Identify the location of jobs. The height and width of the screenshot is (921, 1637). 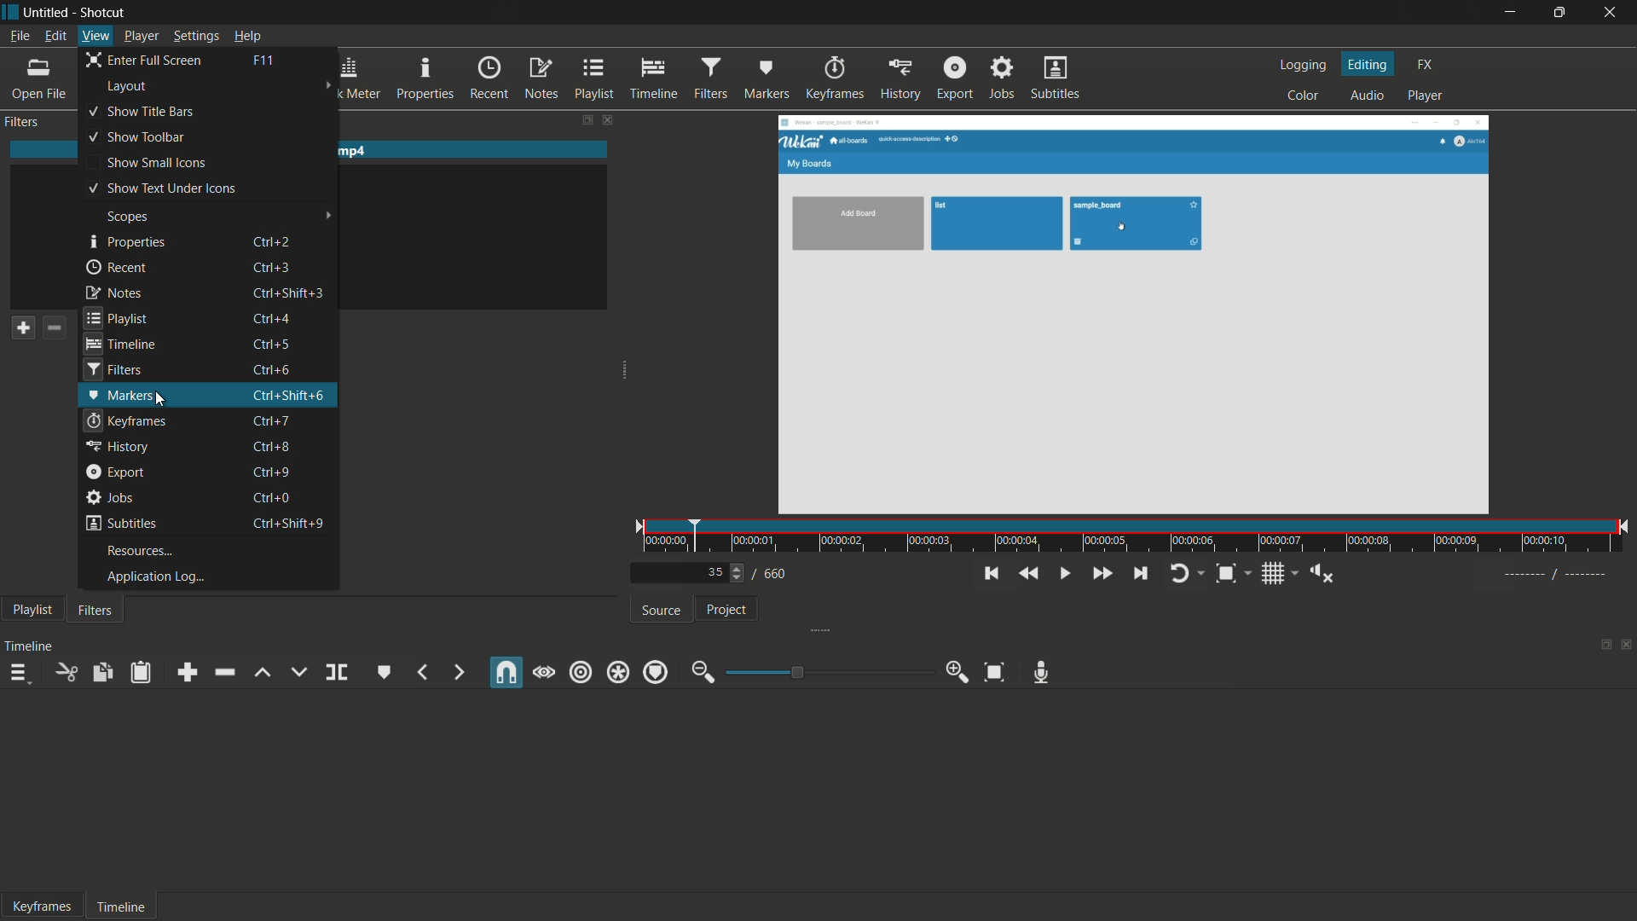
(999, 78).